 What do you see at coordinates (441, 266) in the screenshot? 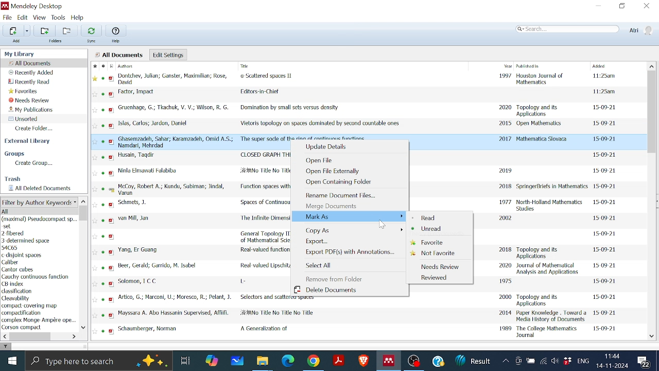
I see `Needs Review` at bounding box center [441, 266].